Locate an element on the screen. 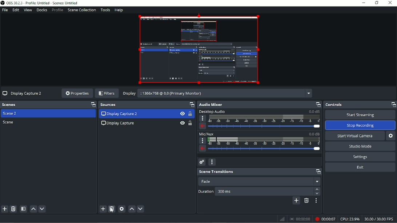 This screenshot has width=397, height=223. Scenes is located at coordinates (48, 105).